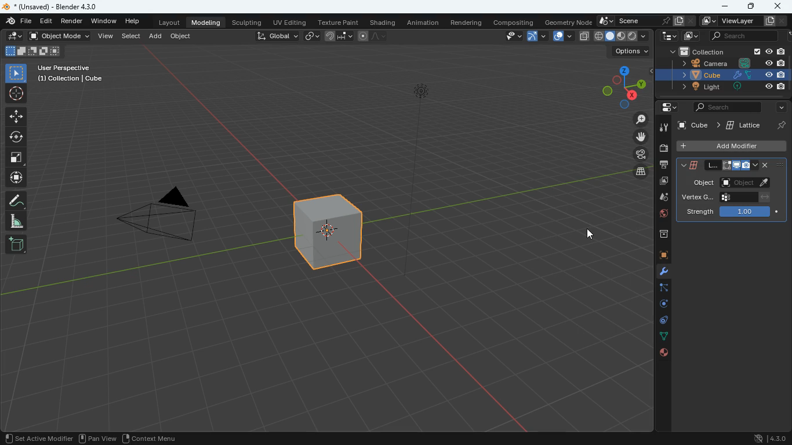 This screenshot has width=792, height=445. What do you see at coordinates (23, 437) in the screenshot?
I see `pan view` at bounding box center [23, 437].